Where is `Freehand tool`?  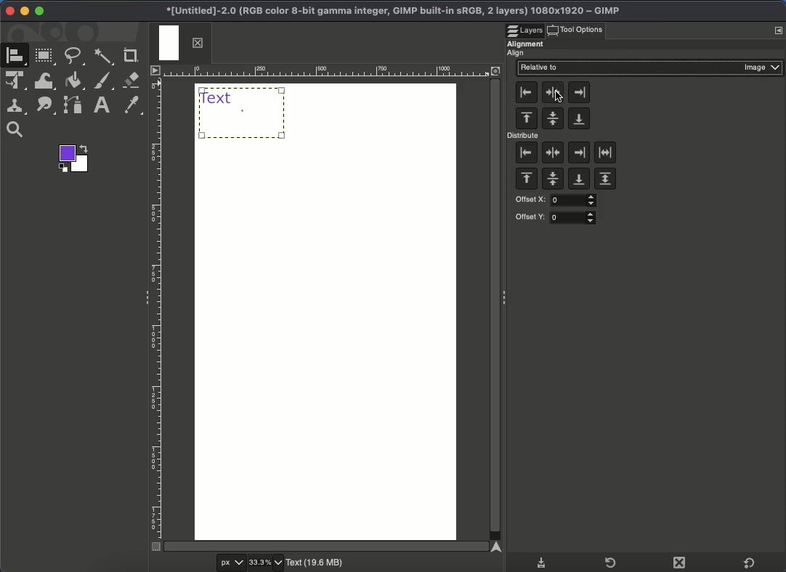
Freehand tool is located at coordinates (76, 57).